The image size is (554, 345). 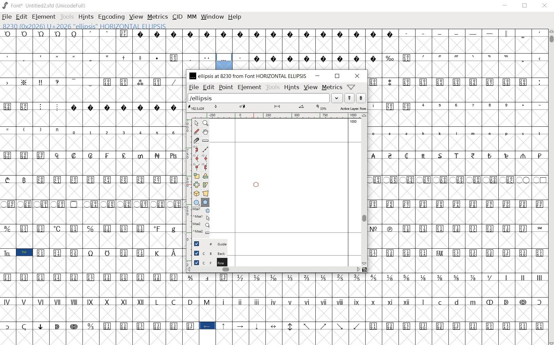 I want to click on METRICS, so click(x=158, y=17).